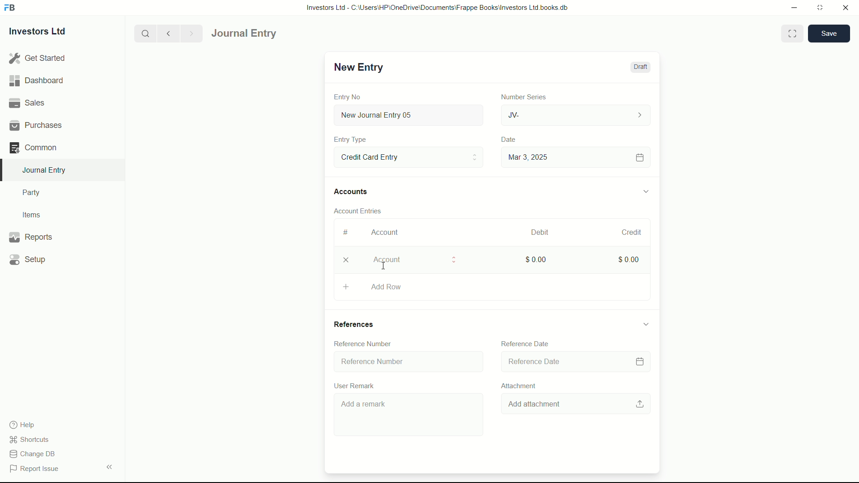 The height and width of the screenshot is (483, 859). What do you see at coordinates (574, 361) in the screenshot?
I see `Reference Date` at bounding box center [574, 361].